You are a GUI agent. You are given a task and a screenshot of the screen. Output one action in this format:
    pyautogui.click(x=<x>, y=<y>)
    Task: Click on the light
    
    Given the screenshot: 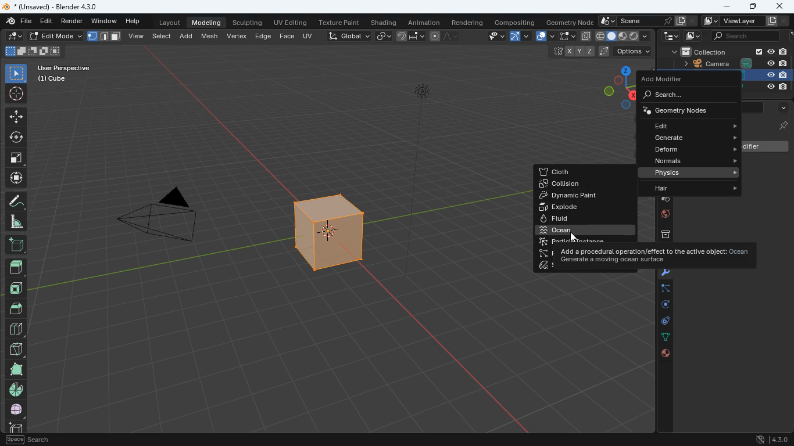 What is the action you would take?
    pyautogui.click(x=423, y=125)
    